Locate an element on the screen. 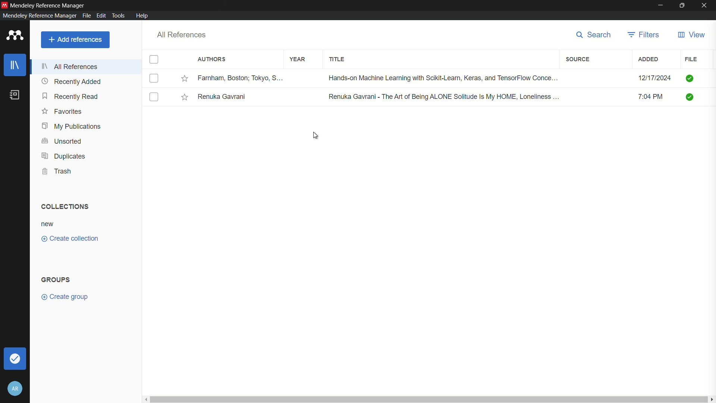 Image resolution: width=716 pixels, height=403 pixels. create collection is located at coordinates (70, 238).